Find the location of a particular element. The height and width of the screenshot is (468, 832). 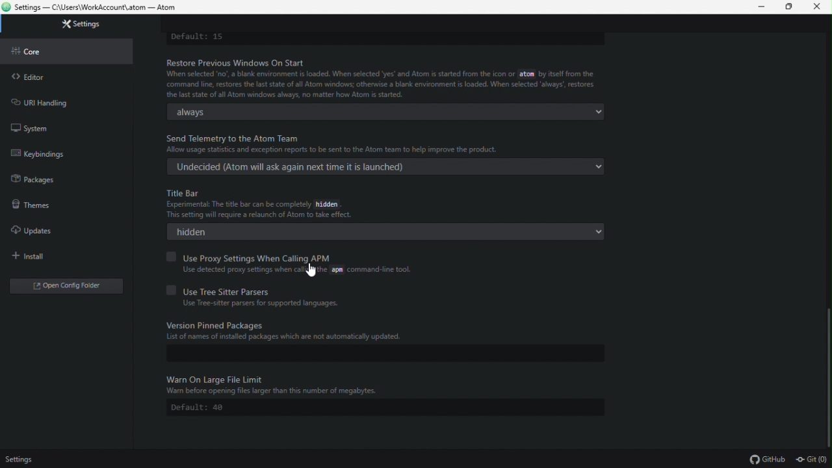

Send Telemetry to the Atom Team
Allow usage statistics and exception reports to be sent to the Atom team to help improve the product. is located at coordinates (339, 144).